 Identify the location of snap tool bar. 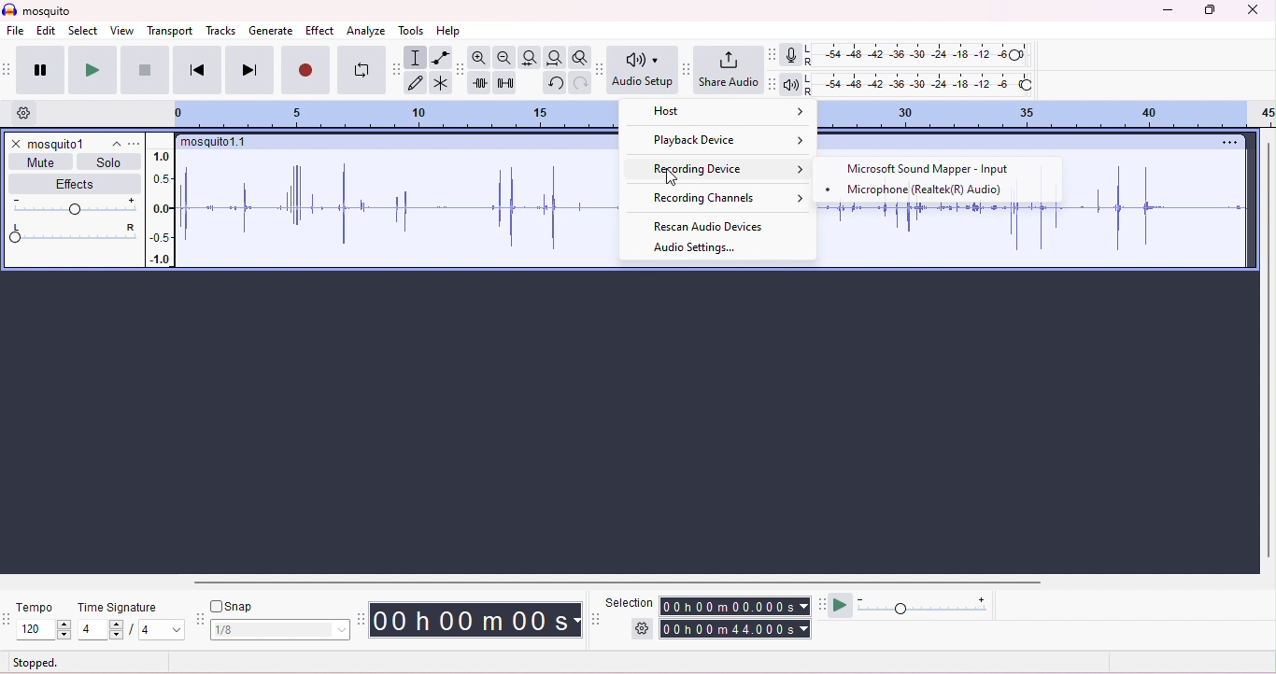
(201, 621).